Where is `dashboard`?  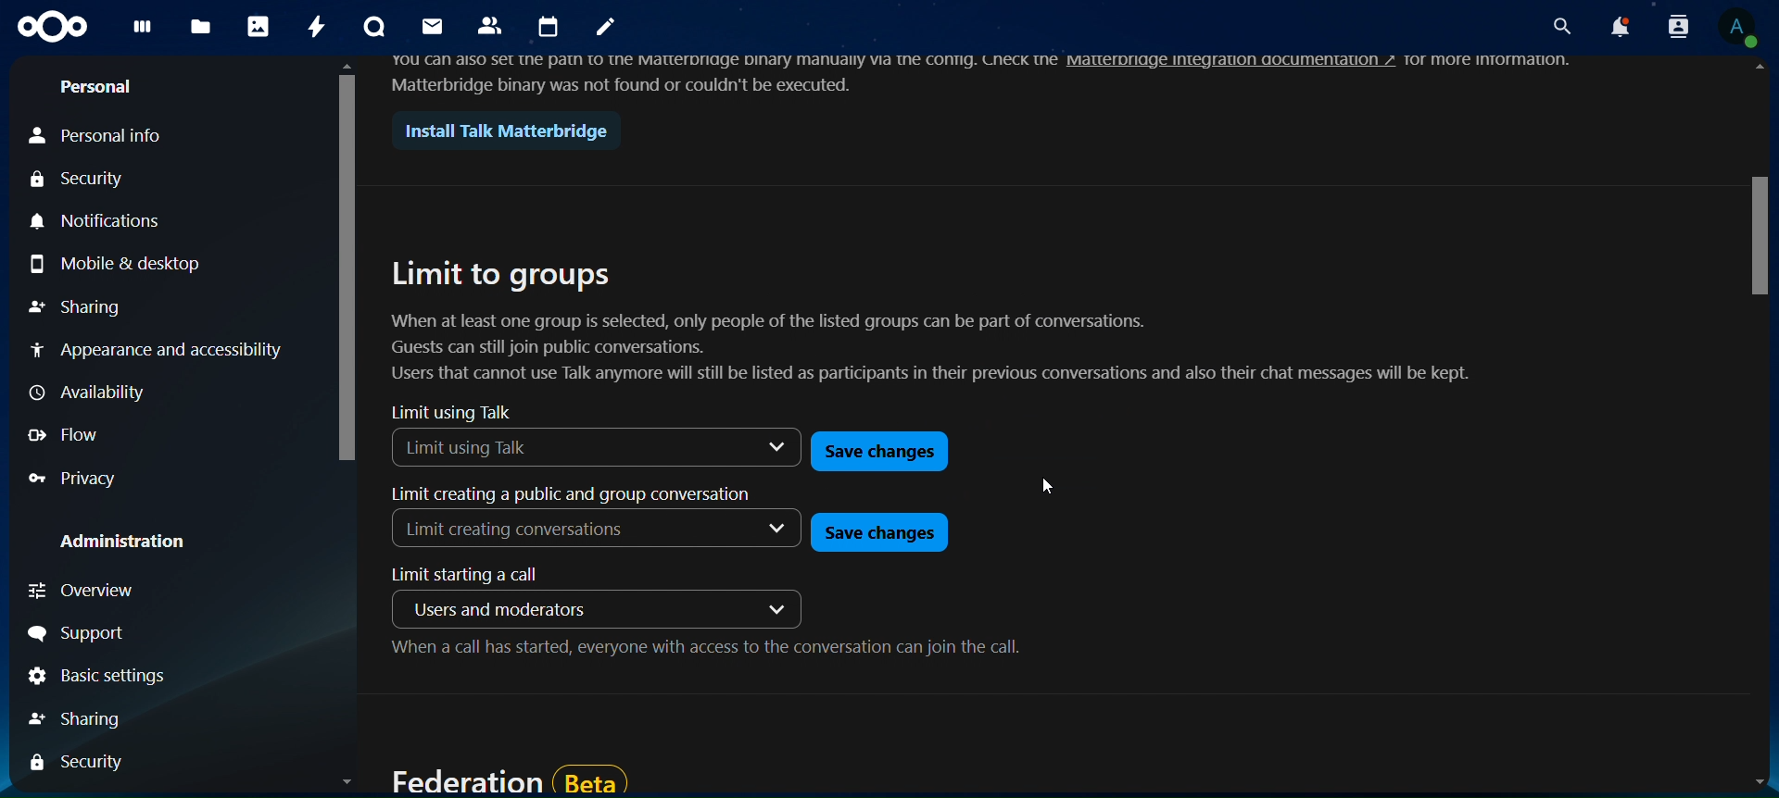 dashboard is located at coordinates (145, 31).